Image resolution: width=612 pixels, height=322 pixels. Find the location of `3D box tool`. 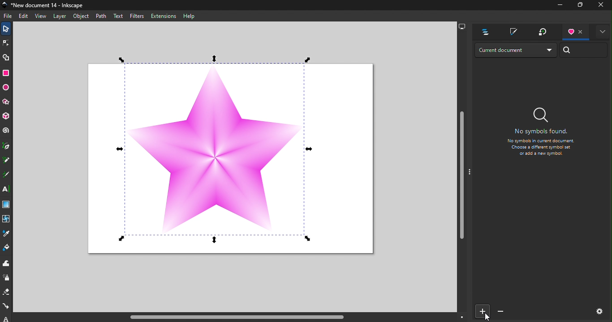

3D box tool is located at coordinates (8, 117).